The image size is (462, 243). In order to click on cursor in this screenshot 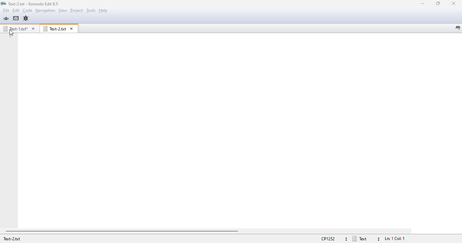, I will do `click(11, 32)`.